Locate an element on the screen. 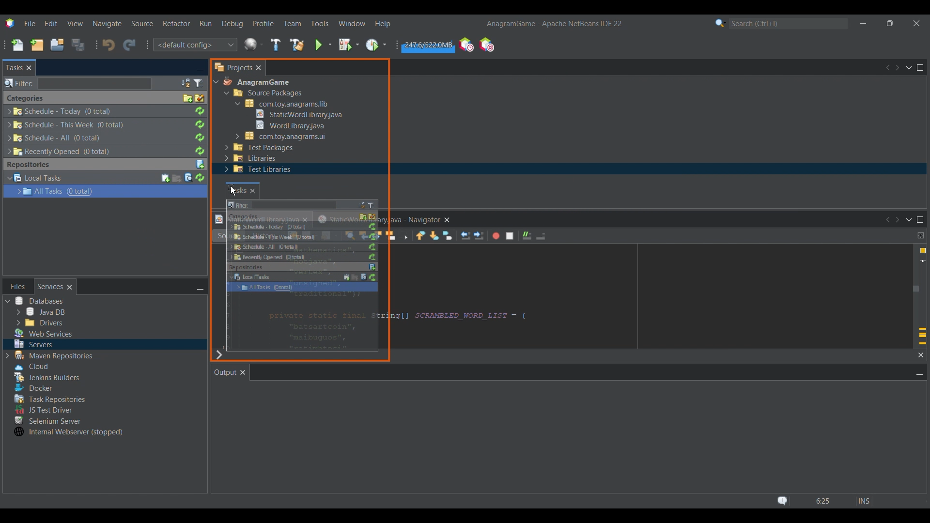 The height and width of the screenshot is (523, 930). Add override annotation is located at coordinates (922, 337).